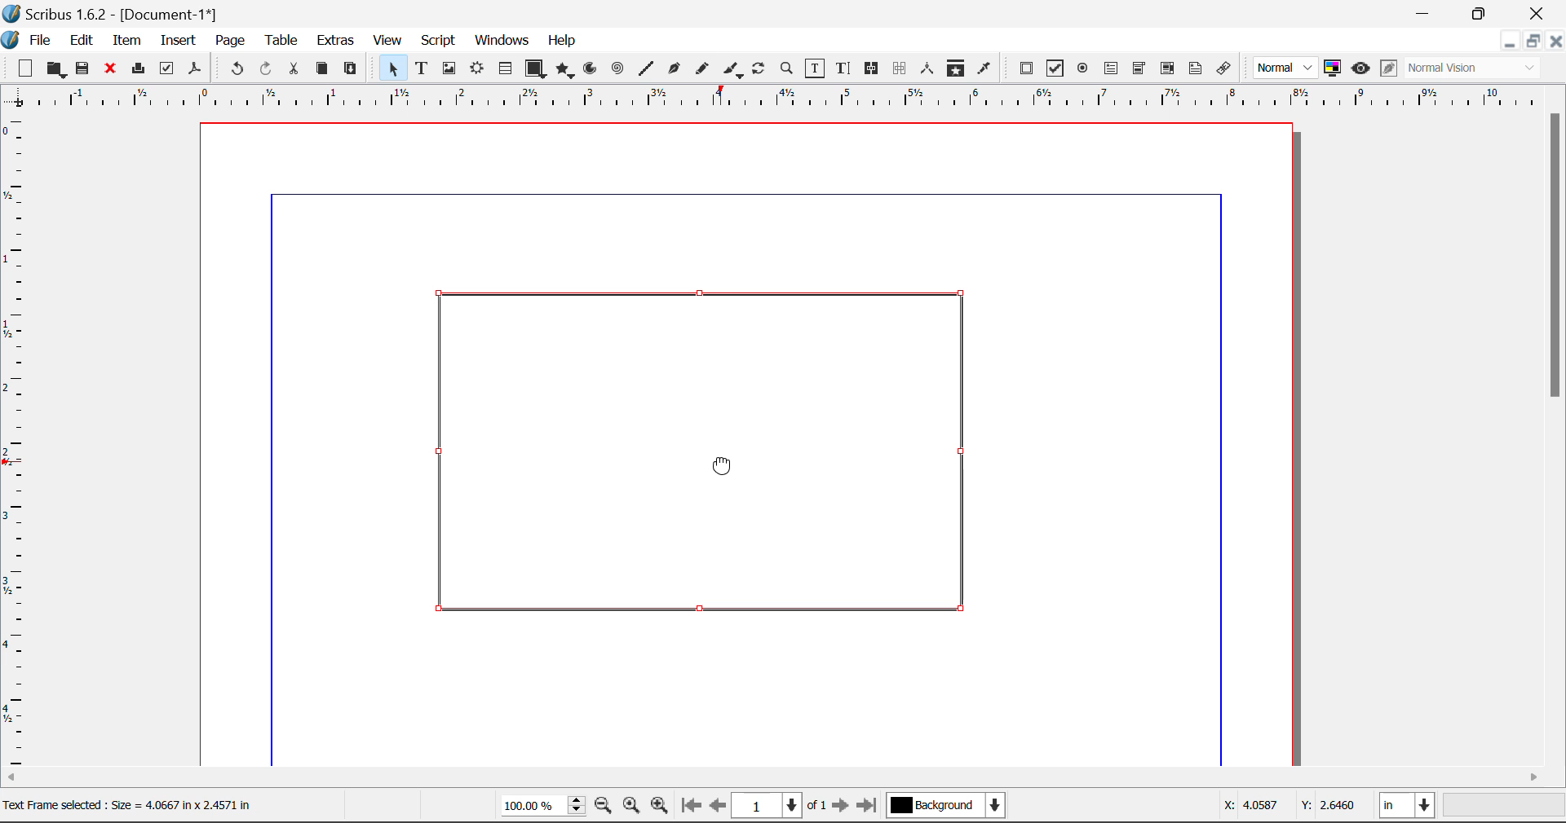 This screenshot has width=1566, height=823. Describe the element at coordinates (660, 808) in the screenshot. I see `Zoom In` at that location.